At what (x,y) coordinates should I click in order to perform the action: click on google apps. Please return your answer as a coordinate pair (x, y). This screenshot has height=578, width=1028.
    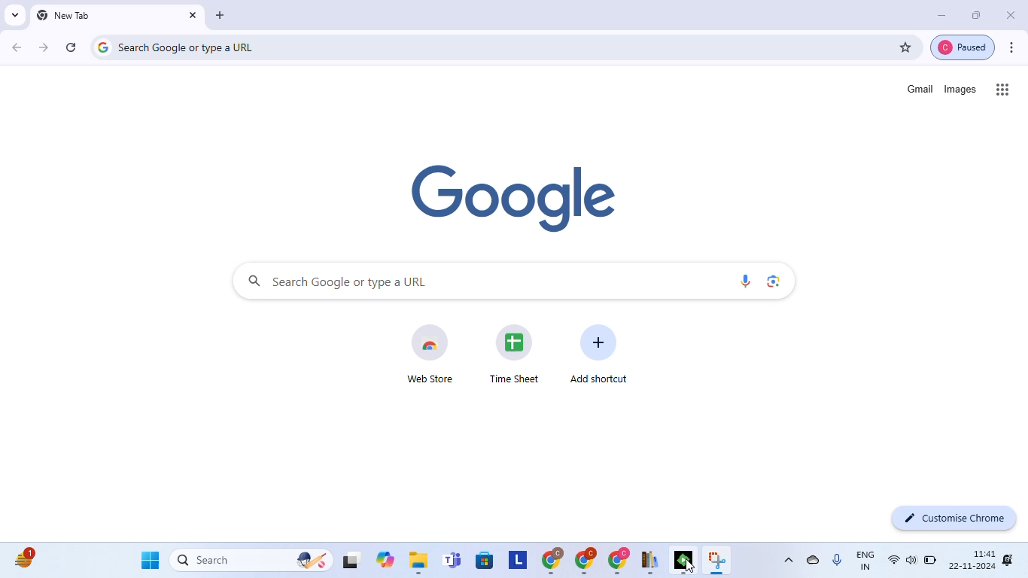
    Looking at the image, I should click on (1003, 91).